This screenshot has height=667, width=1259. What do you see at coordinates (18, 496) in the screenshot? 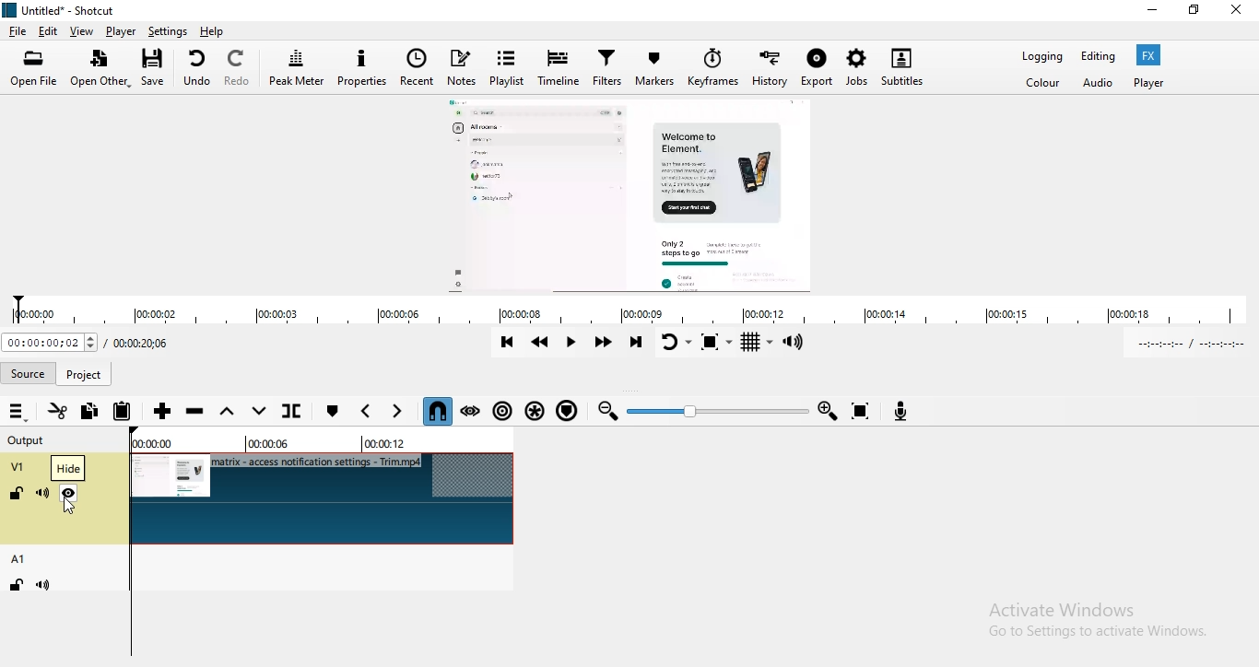
I see `Lock` at bounding box center [18, 496].